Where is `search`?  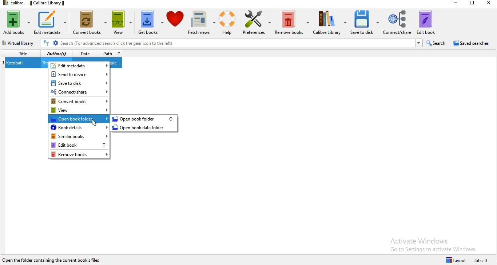 search is located at coordinates (436, 43).